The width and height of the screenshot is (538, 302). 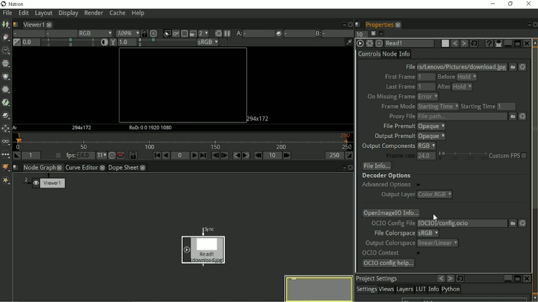 What do you see at coordinates (455, 43) in the screenshot?
I see `Undo` at bounding box center [455, 43].